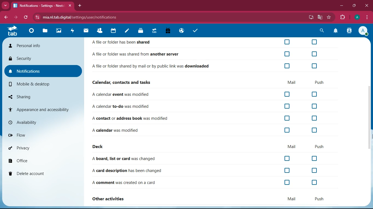 Image resolution: width=373 pixels, height=209 pixels. What do you see at coordinates (125, 107) in the screenshot?
I see `A calendar to-do was modified` at bounding box center [125, 107].